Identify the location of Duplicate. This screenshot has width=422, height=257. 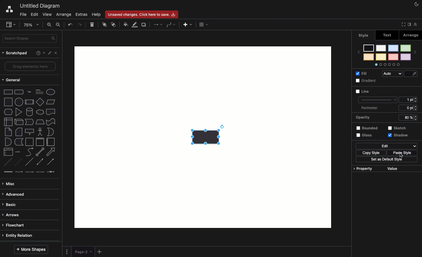
(144, 25).